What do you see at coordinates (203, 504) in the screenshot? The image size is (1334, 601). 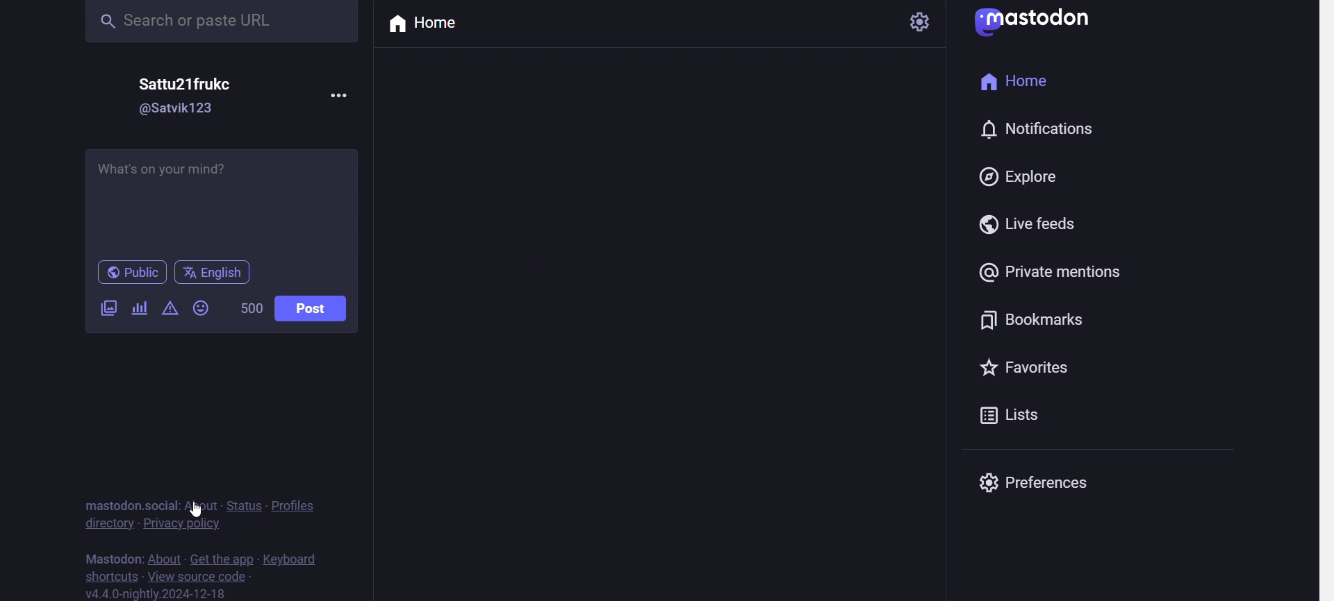 I see `about` at bounding box center [203, 504].